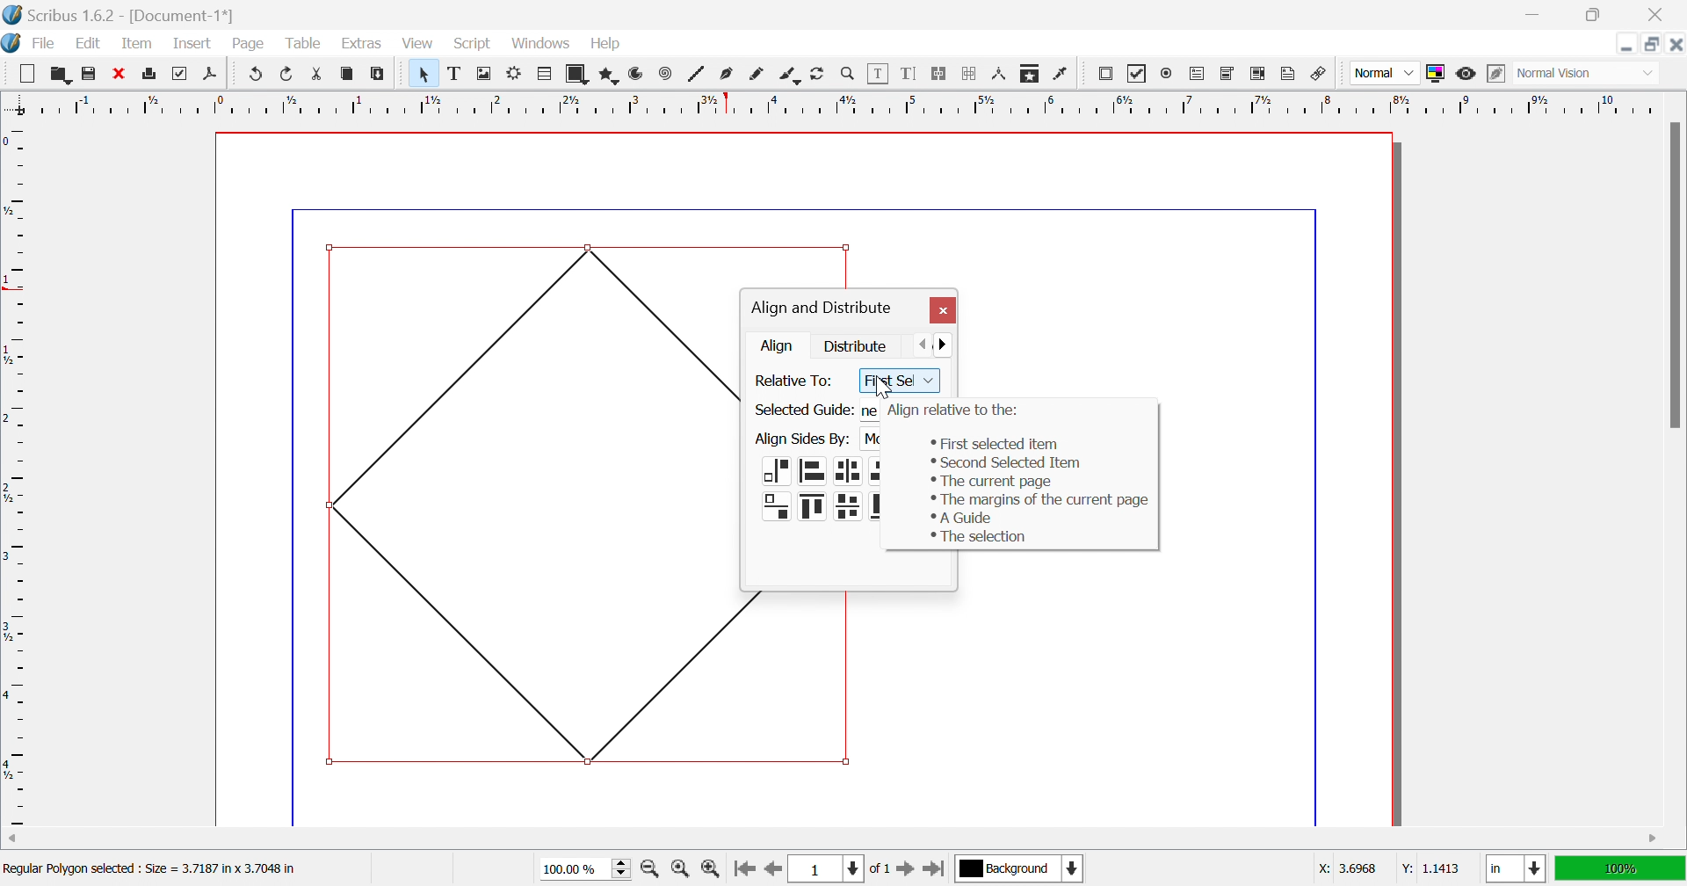 This screenshot has height=886, width=1687. I want to click on Open, so click(61, 73).